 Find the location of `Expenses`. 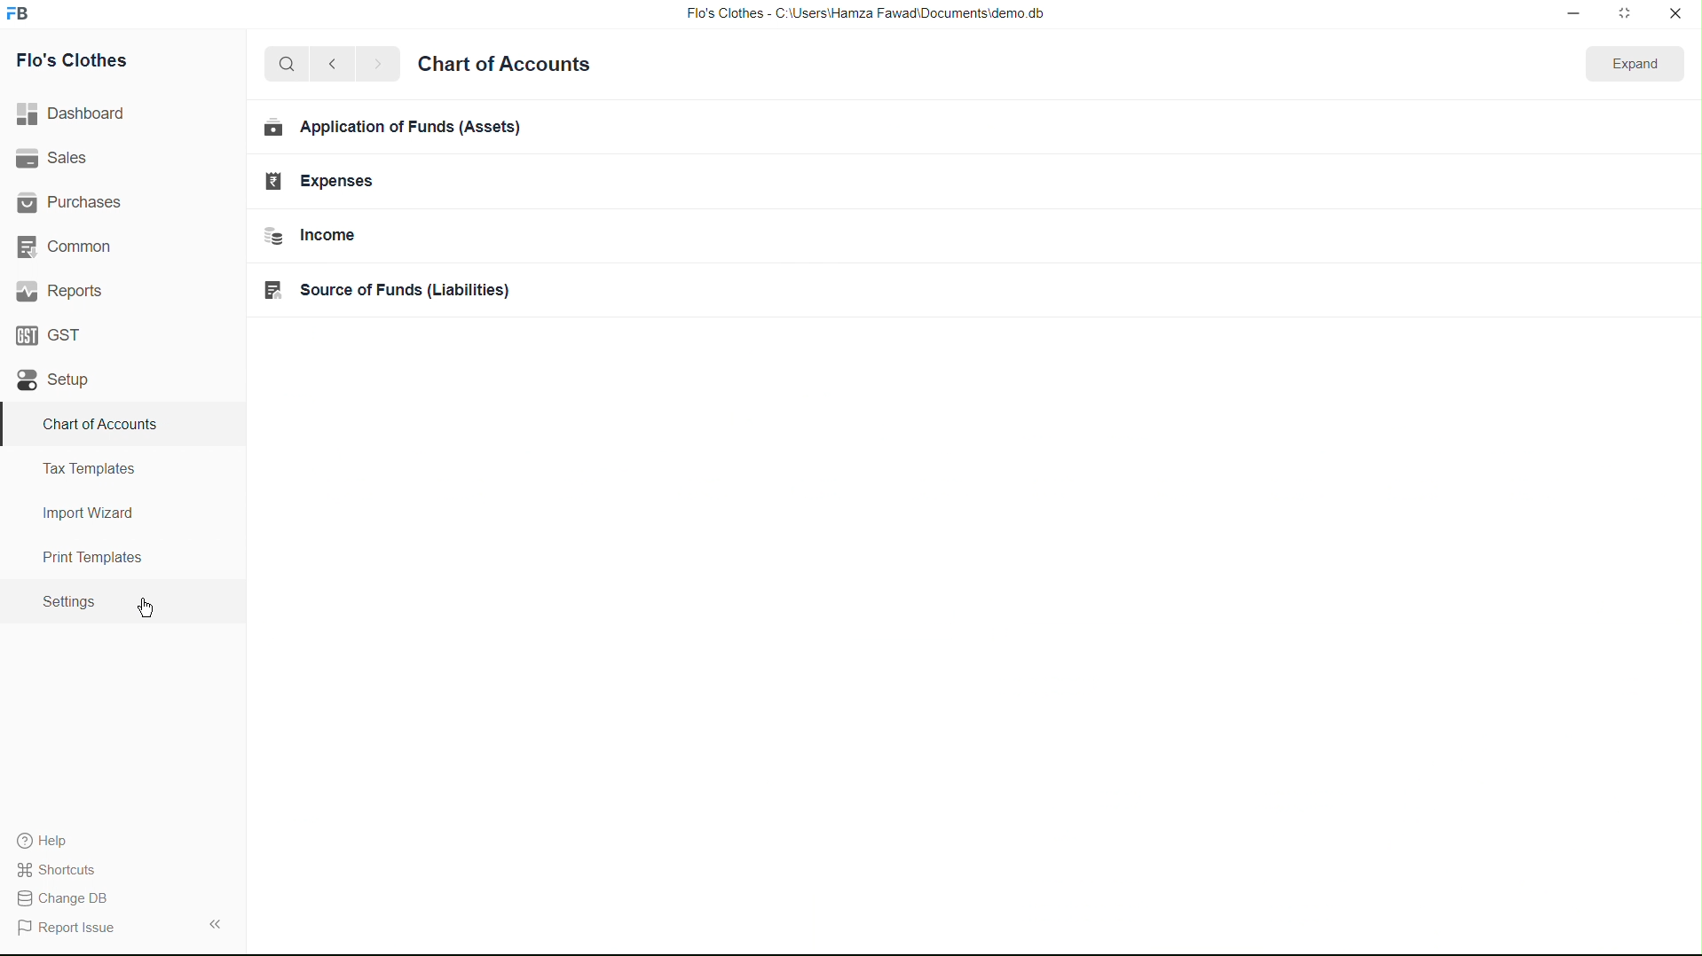

Expenses is located at coordinates (324, 184).